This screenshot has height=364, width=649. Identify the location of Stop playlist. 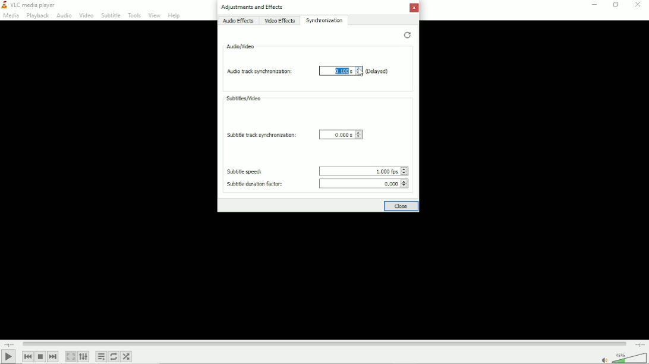
(40, 356).